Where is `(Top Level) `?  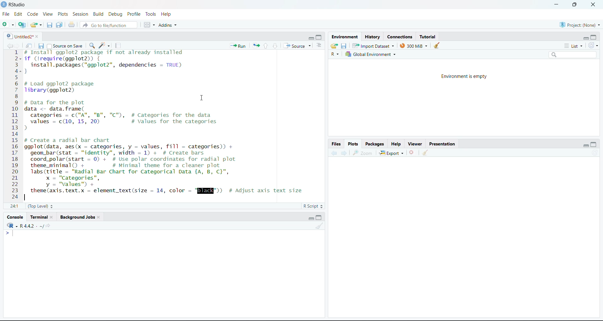 (Top Level)  is located at coordinates (40, 206).